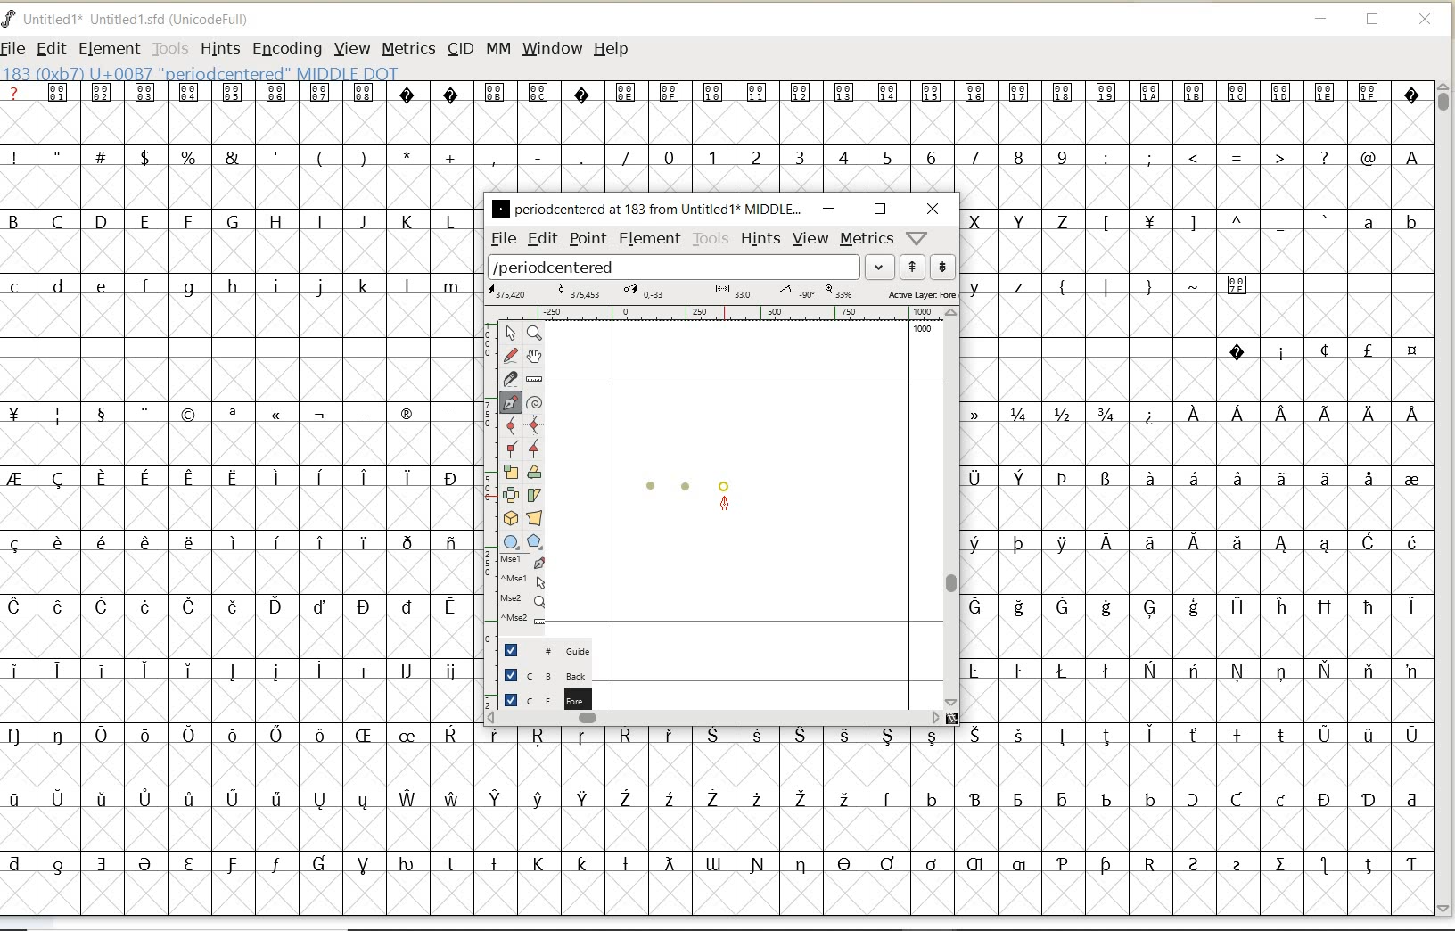  Describe the element at coordinates (727, 483) in the screenshot. I see `dot` at that location.